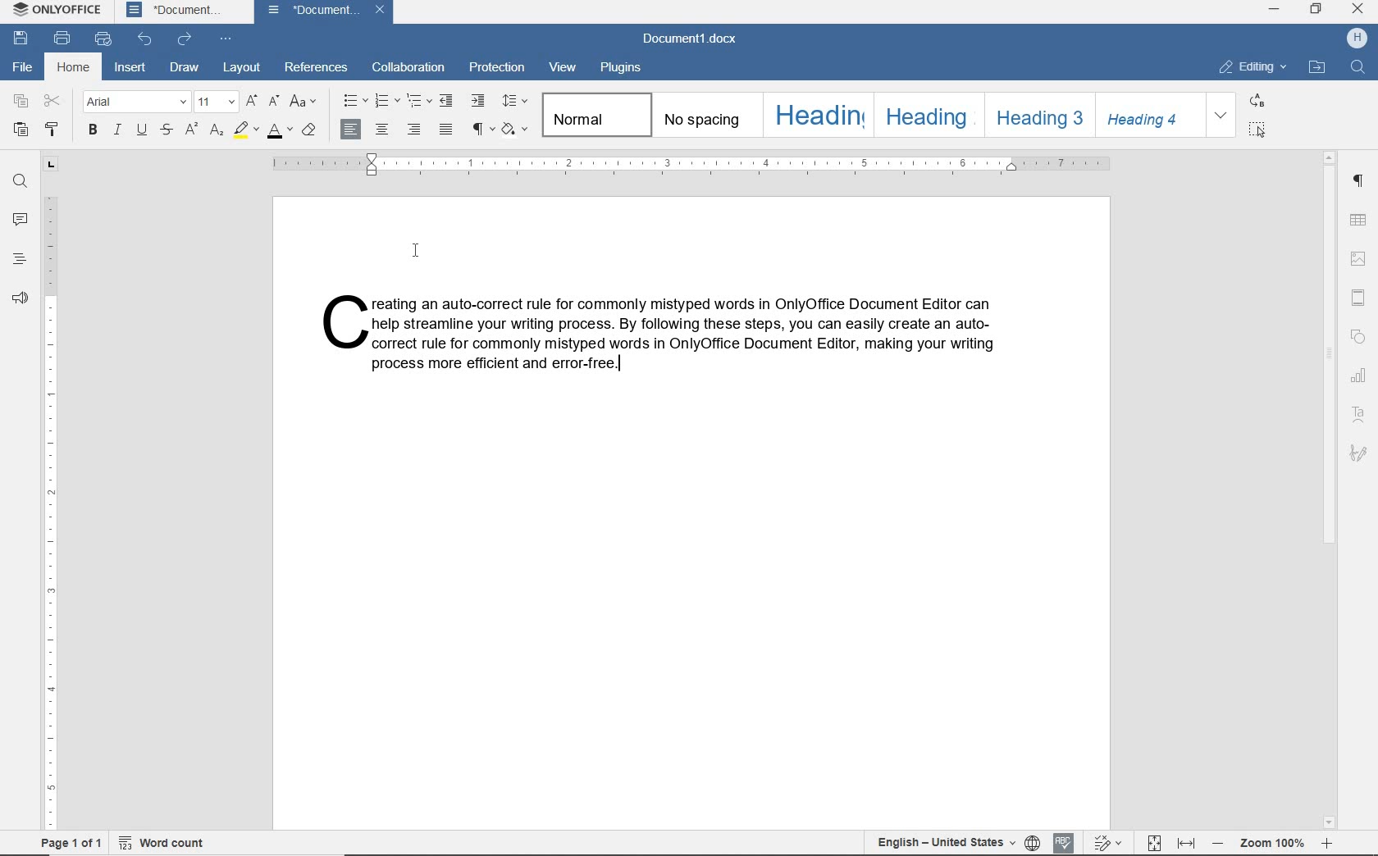  Describe the element at coordinates (925, 116) in the screenshot. I see `HEADING 2` at that location.